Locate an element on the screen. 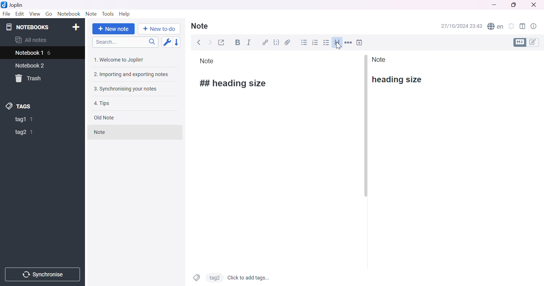 The height and width of the screenshot is (286, 544). + New note is located at coordinates (113, 30).